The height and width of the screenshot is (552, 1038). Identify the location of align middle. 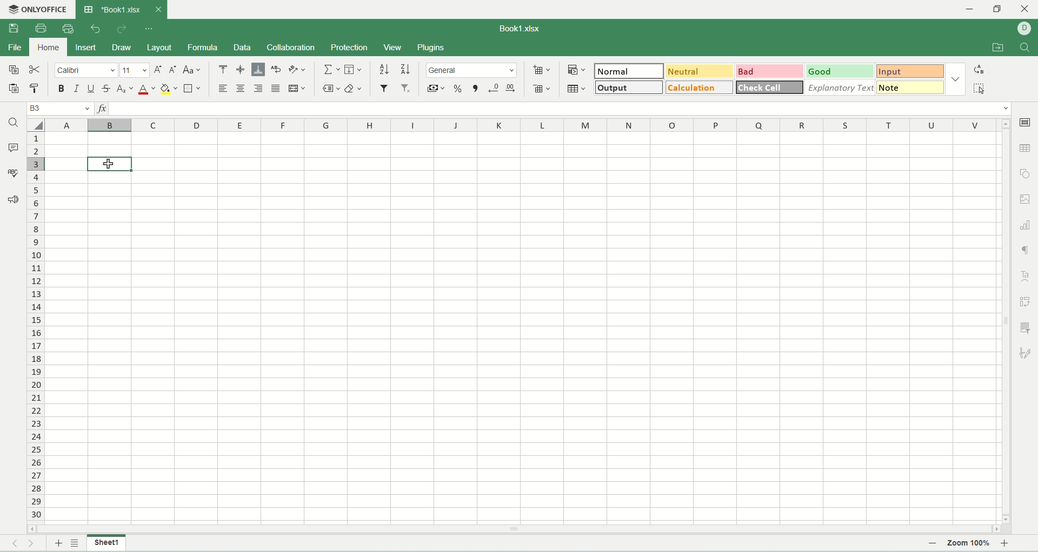
(241, 70).